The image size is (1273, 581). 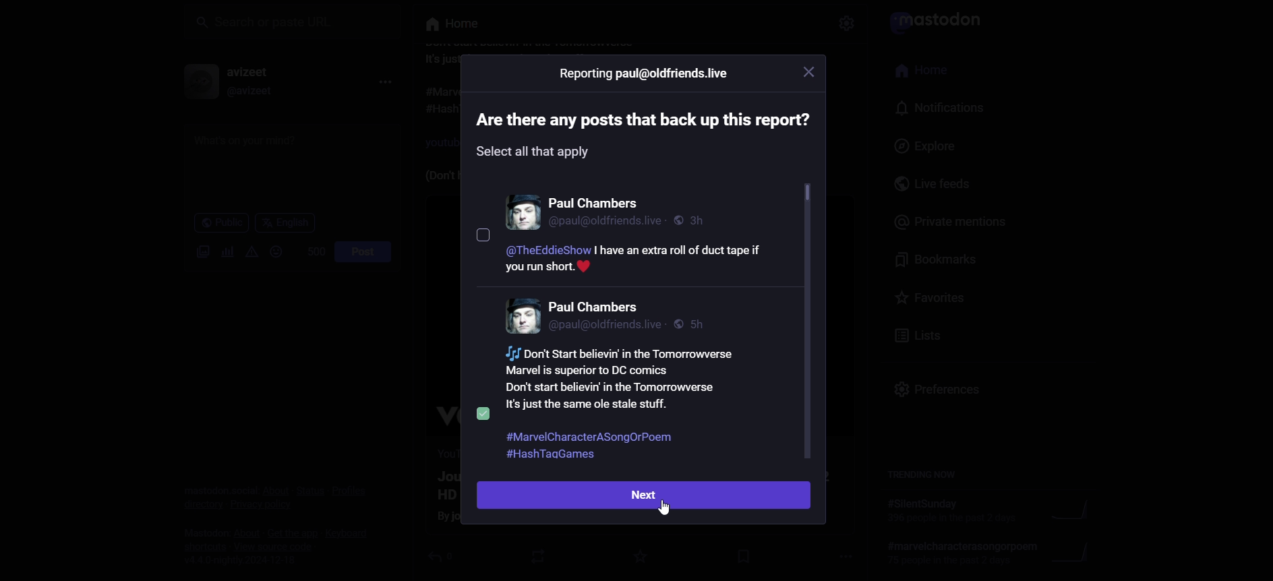 What do you see at coordinates (949, 222) in the screenshot?
I see `private mentions` at bounding box center [949, 222].